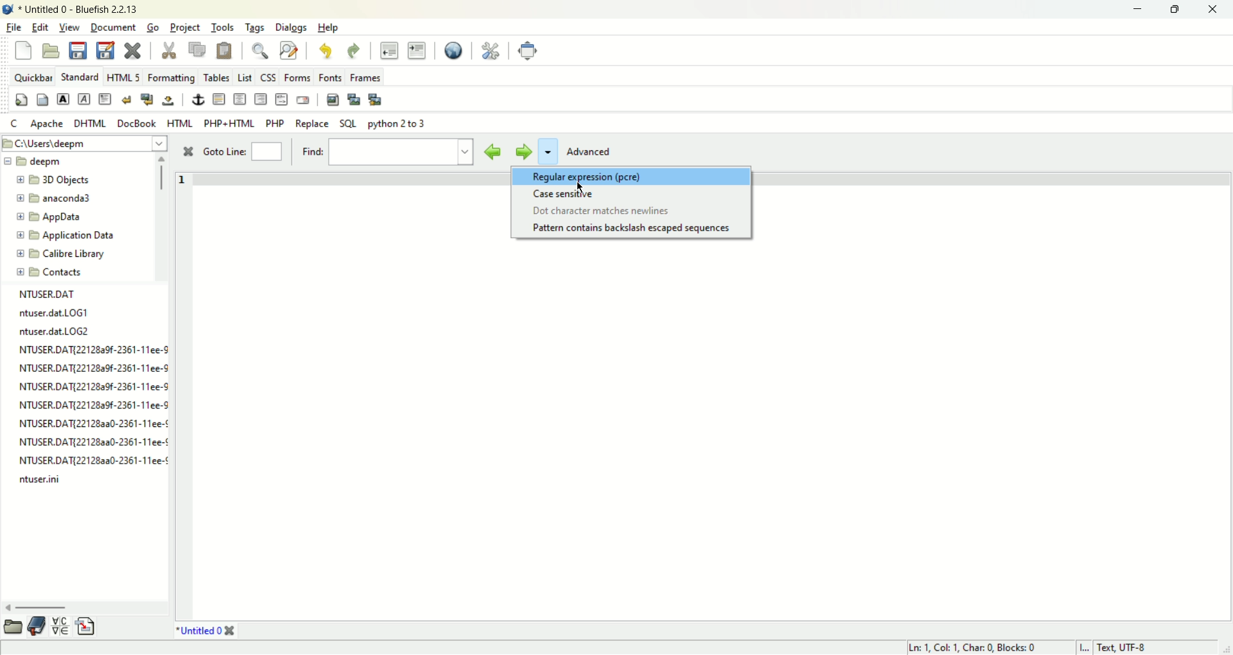  I want to click on formatting, so click(171, 80).